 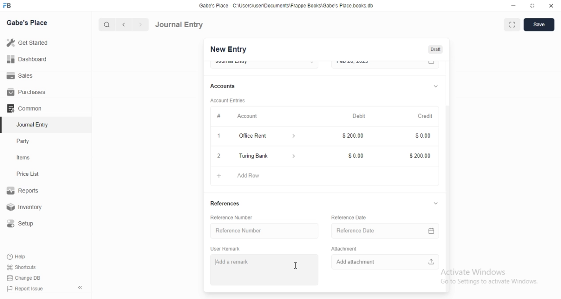 What do you see at coordinates (537, 25) in the screenshot?
I see `save` at bounding box center [537, 25].